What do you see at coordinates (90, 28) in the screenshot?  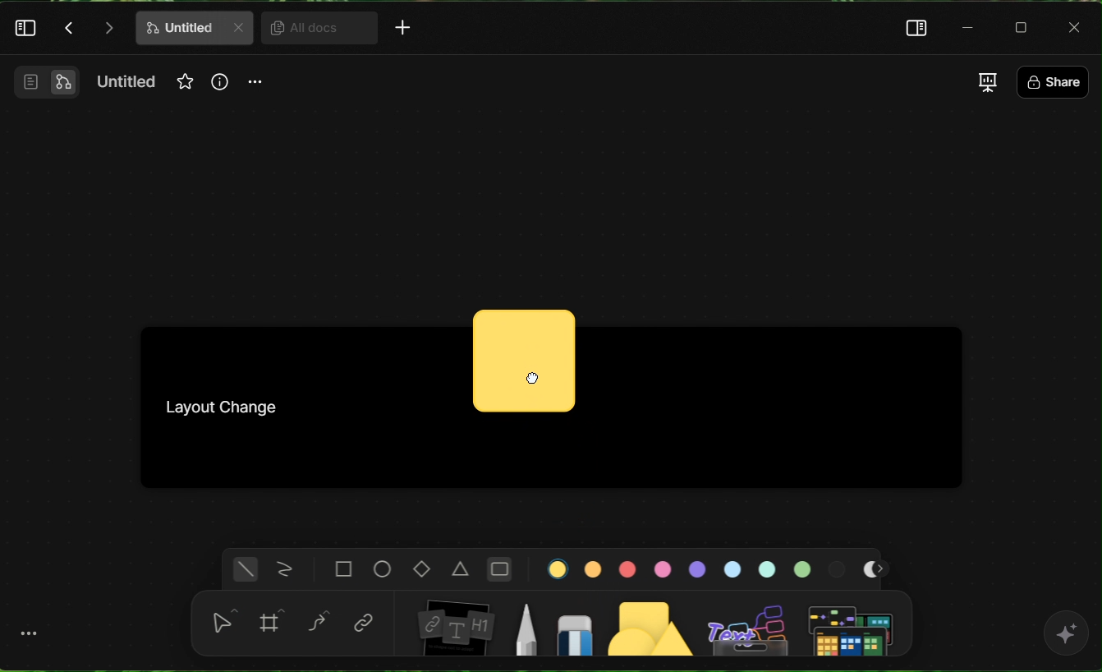 I see `Actions` at bounding box center [90, 28].